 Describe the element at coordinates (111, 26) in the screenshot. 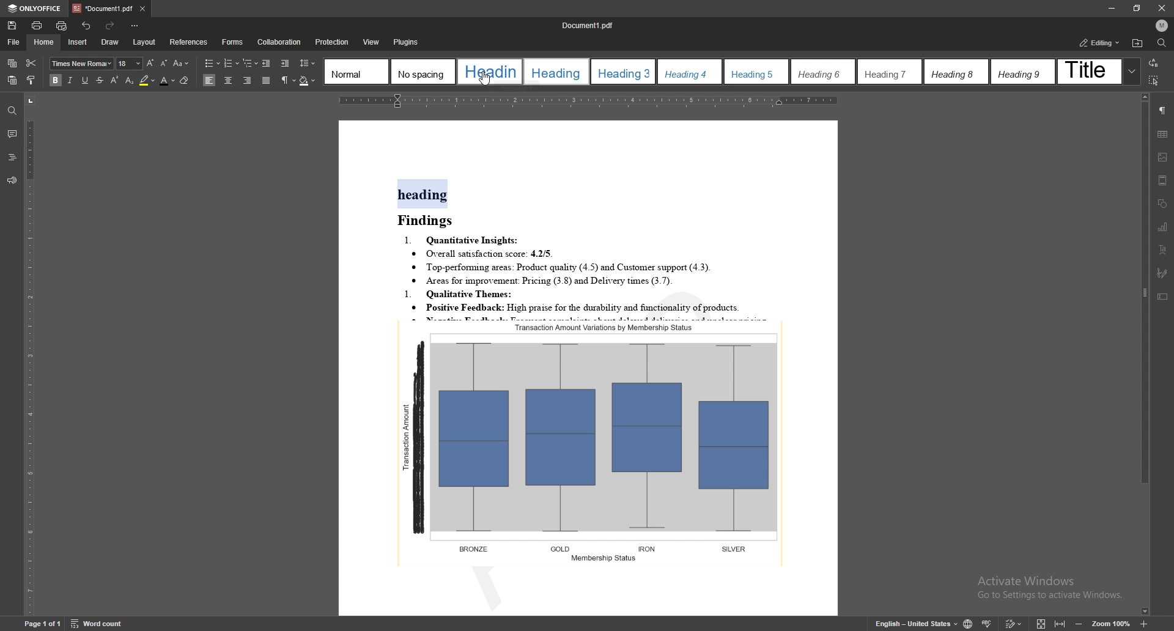

I see `redo` at that location.